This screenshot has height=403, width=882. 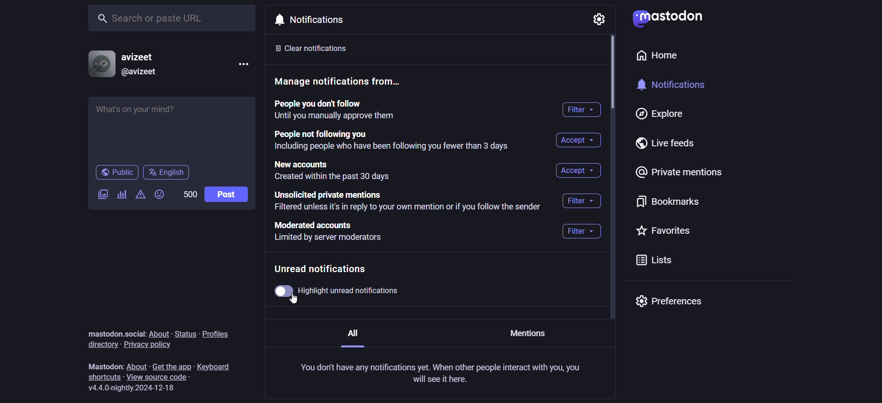 I want to click on live feeds, so click(x=669, y=144).